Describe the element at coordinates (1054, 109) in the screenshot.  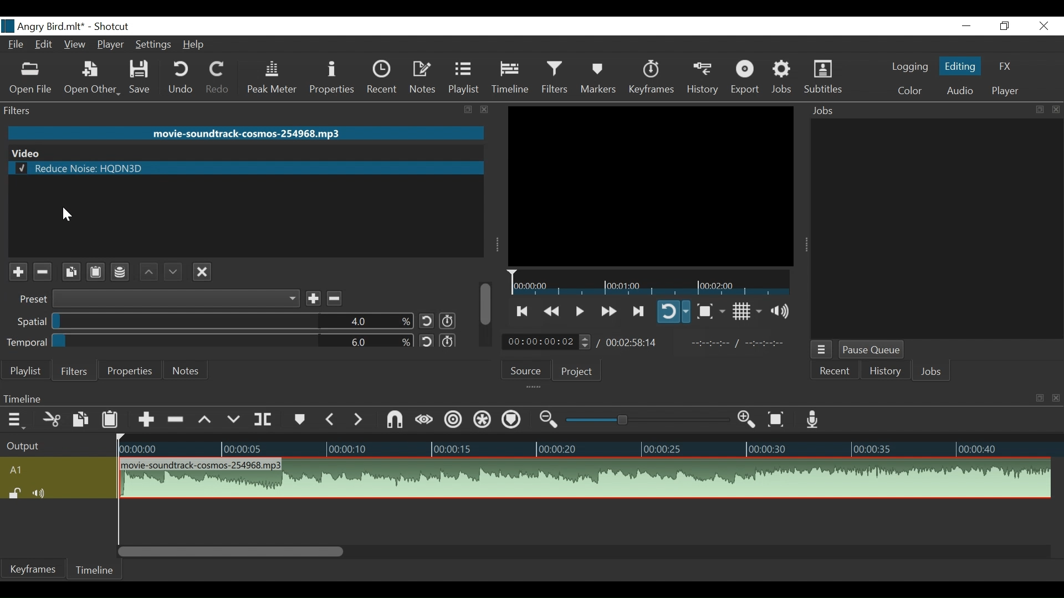
I see `close` at that location.